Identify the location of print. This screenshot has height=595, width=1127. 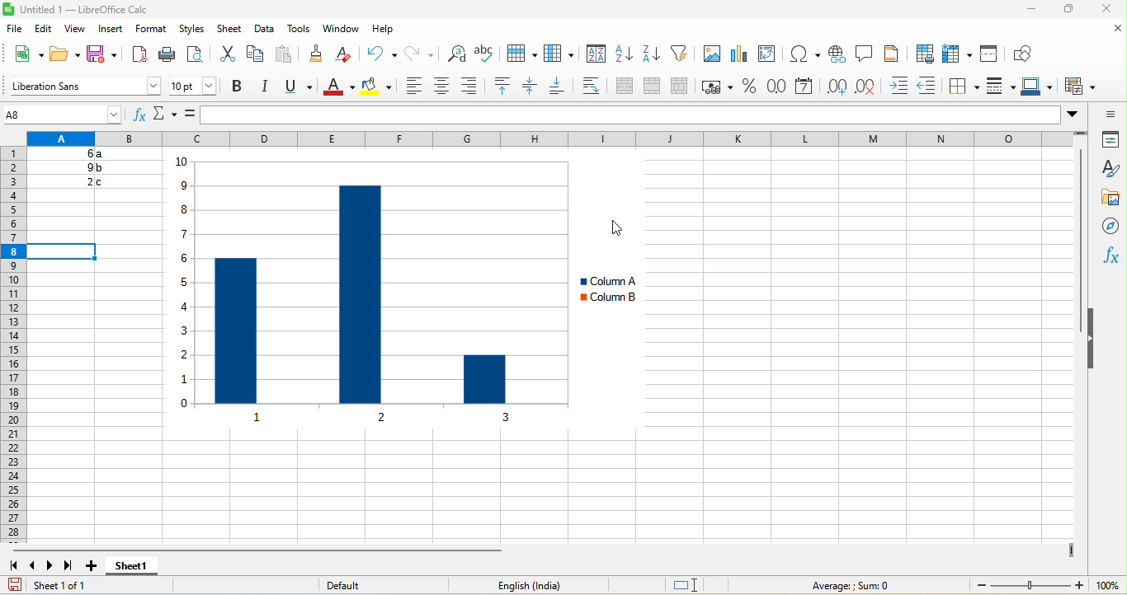
(170, 54).